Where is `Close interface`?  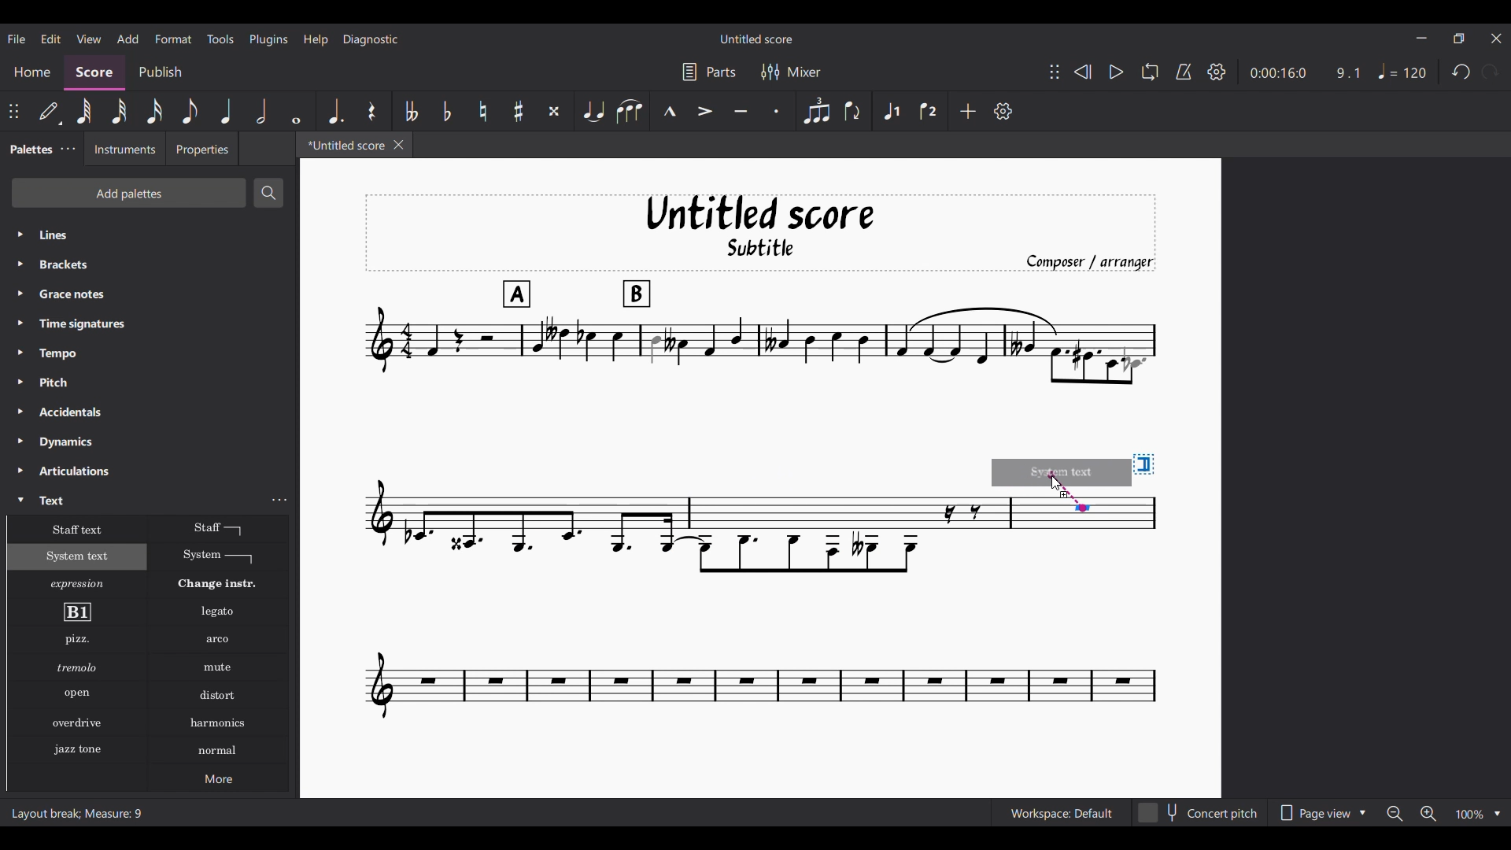 Close interface is located at coordinates (1497, 39).